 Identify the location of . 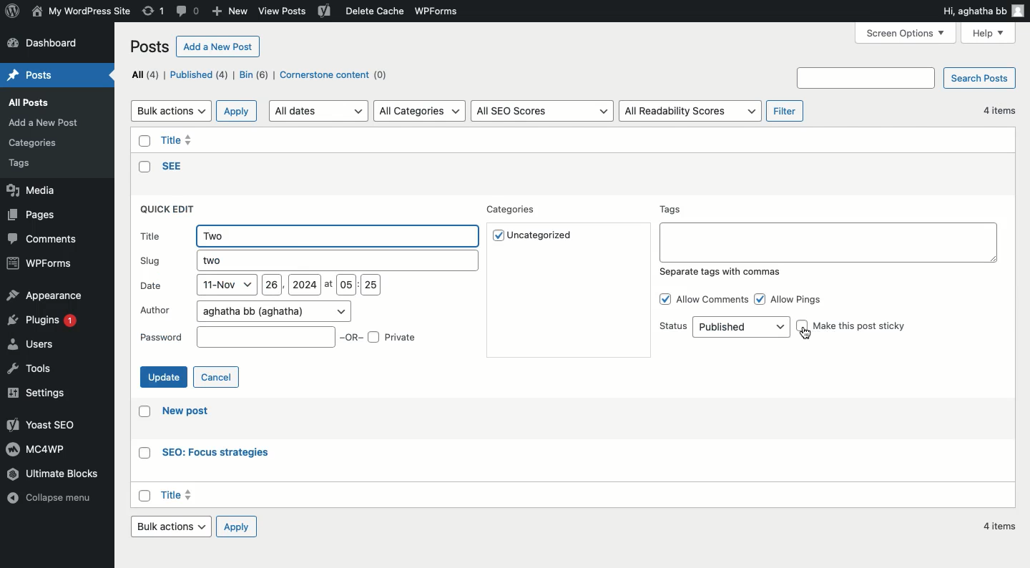
(175, 167).